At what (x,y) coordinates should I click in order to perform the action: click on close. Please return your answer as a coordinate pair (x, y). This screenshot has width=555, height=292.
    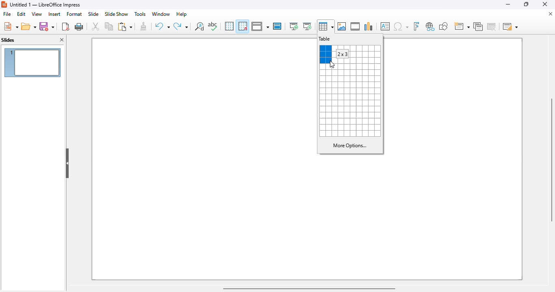
    Looking at the image, I should click on (544, 4).